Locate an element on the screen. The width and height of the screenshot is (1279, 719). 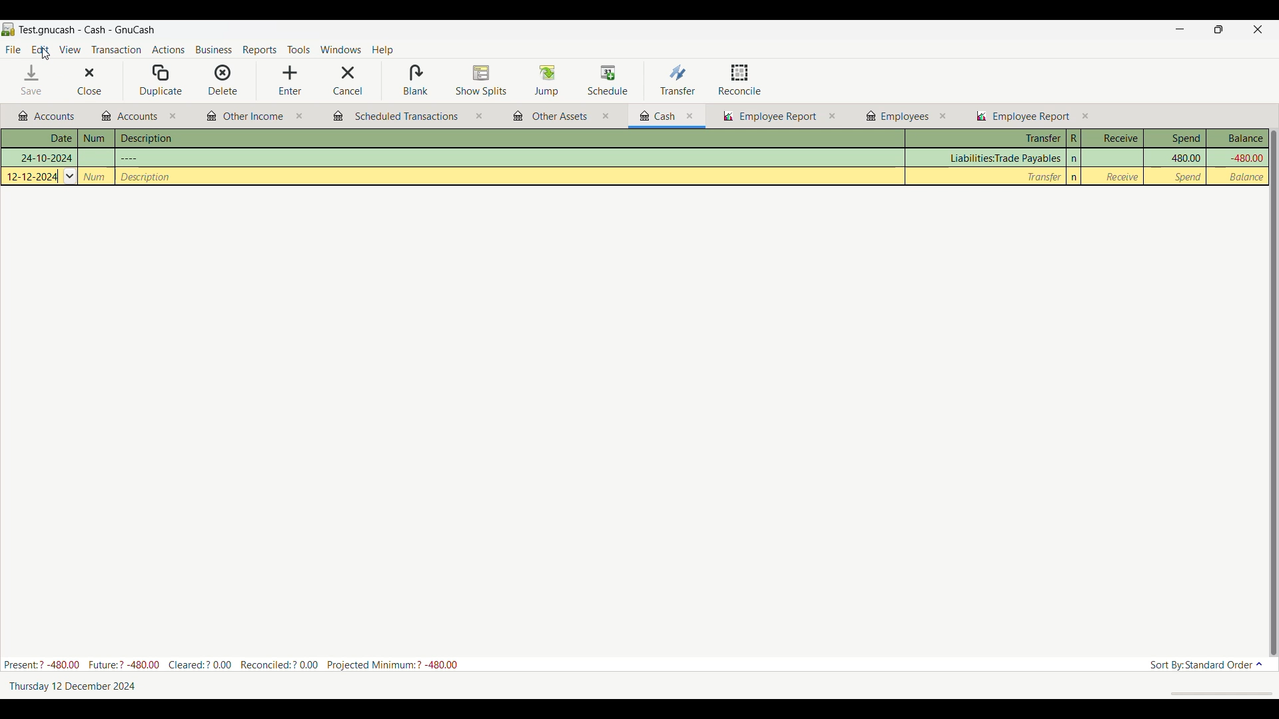
Date column is located at coordinates (59, 138).